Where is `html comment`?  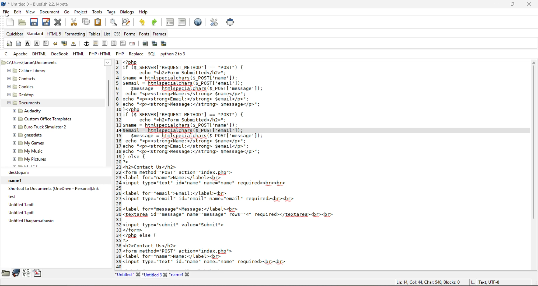 html comment is located at coordinates (123, 43).